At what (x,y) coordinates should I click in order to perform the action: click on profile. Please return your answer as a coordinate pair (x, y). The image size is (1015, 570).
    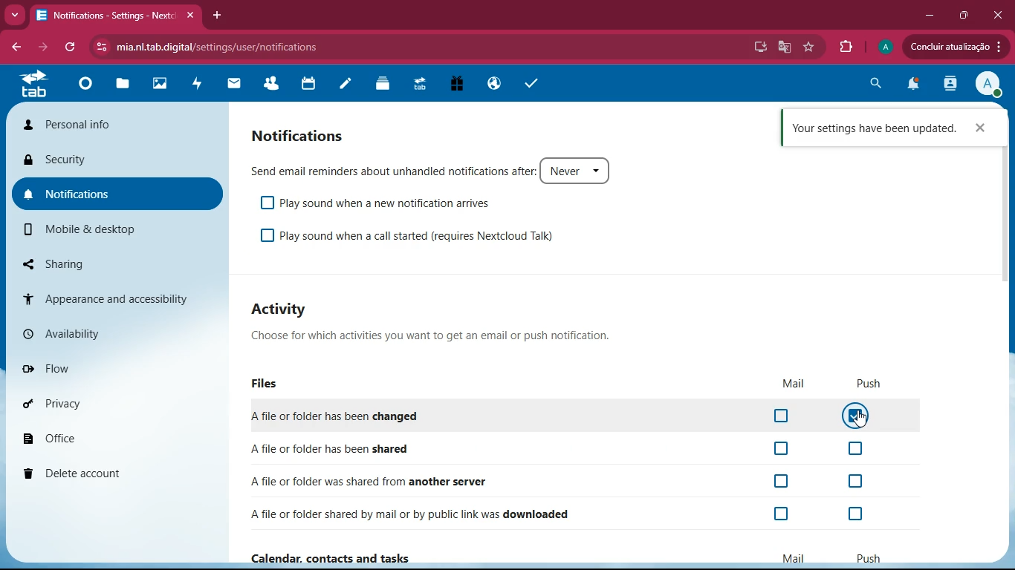
    Looking at the image, I should click on (886, 47).